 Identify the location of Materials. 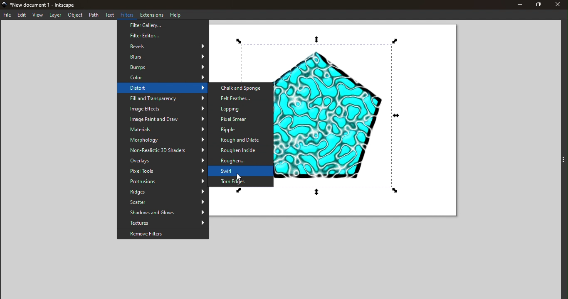
(162, 130).